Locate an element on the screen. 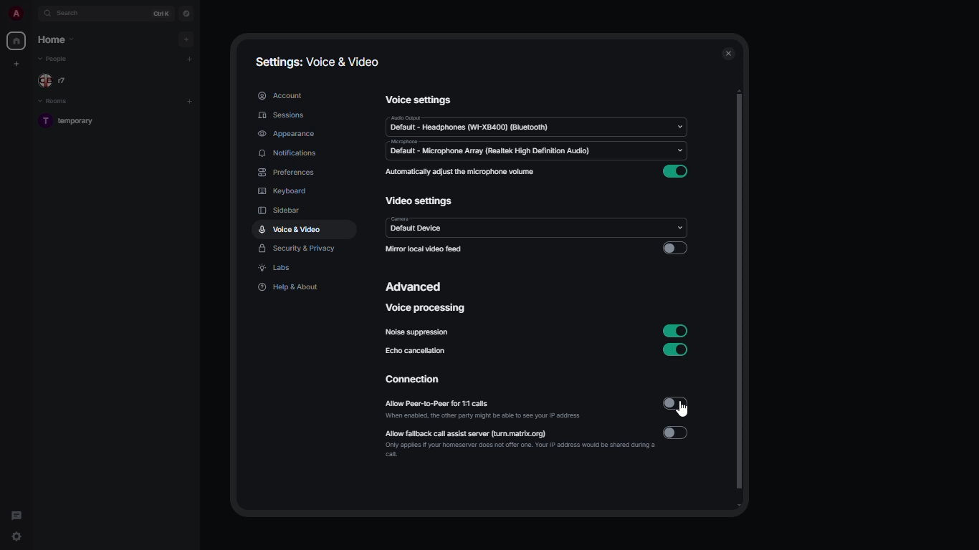  audio default is located at coordinates (469, 124).